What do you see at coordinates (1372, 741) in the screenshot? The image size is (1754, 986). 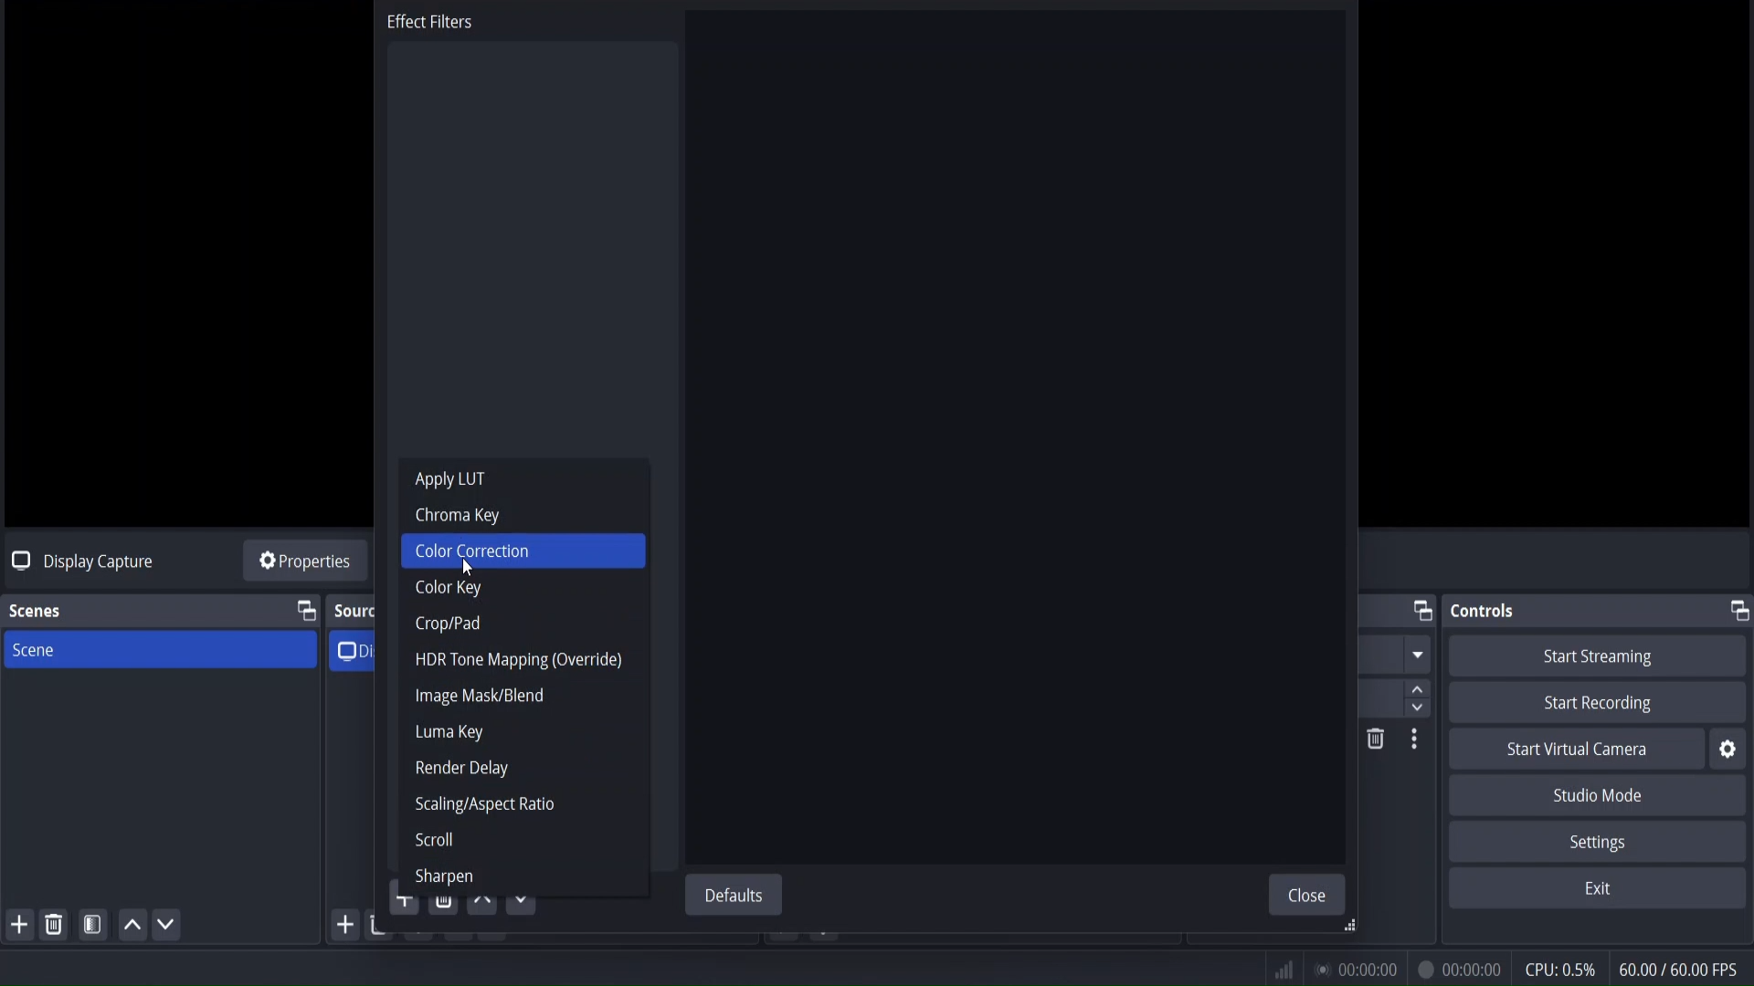 I see `DELETE` at bounding box center [1372, 741].